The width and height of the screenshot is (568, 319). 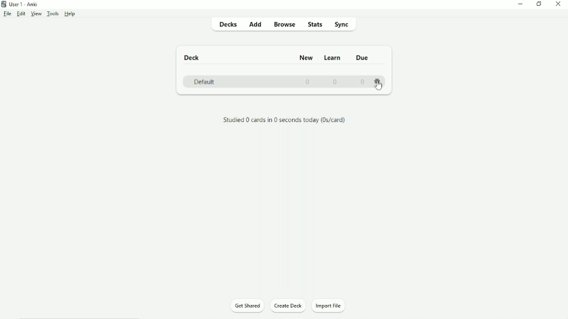 I want to click on Minimize, so click(x=520, y=5).